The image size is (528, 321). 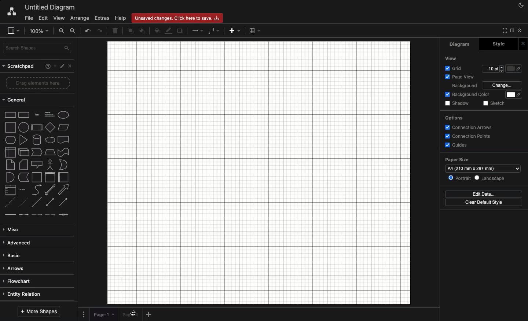 What do you see at coordinates (43, 66) in the screenshot?
I see `Help` at bounding box center [43, 66].